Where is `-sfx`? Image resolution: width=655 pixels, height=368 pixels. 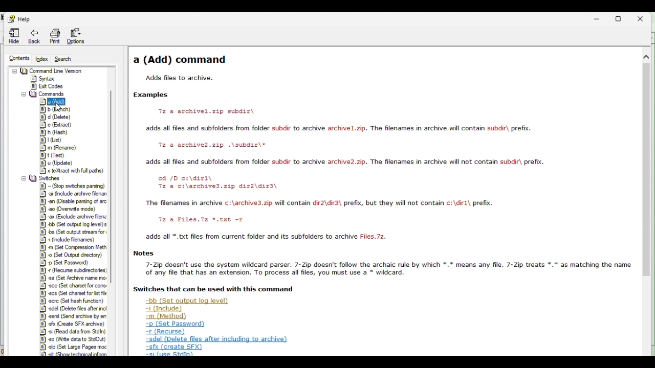 -sfx is located at coordinates (73, 324).